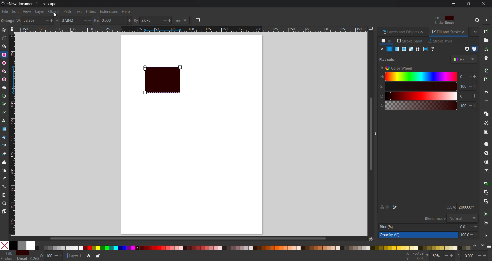 This screenshot has width=492, height=261. I want to click on Vertical Millimeter scale , so click(14, 135).